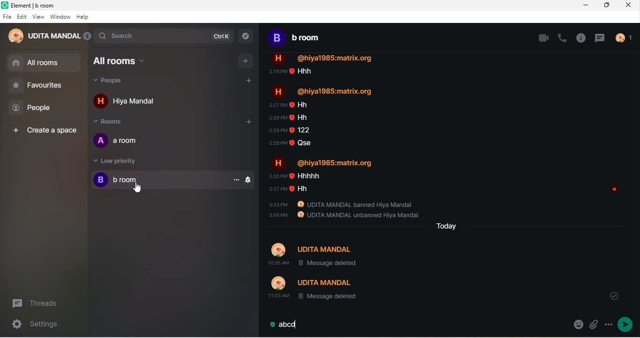 This screenshot has width=640, height=338. What do you see at coordinates (84, 18) in the screenshot?
I see `help` at bounding box center [84, 18].